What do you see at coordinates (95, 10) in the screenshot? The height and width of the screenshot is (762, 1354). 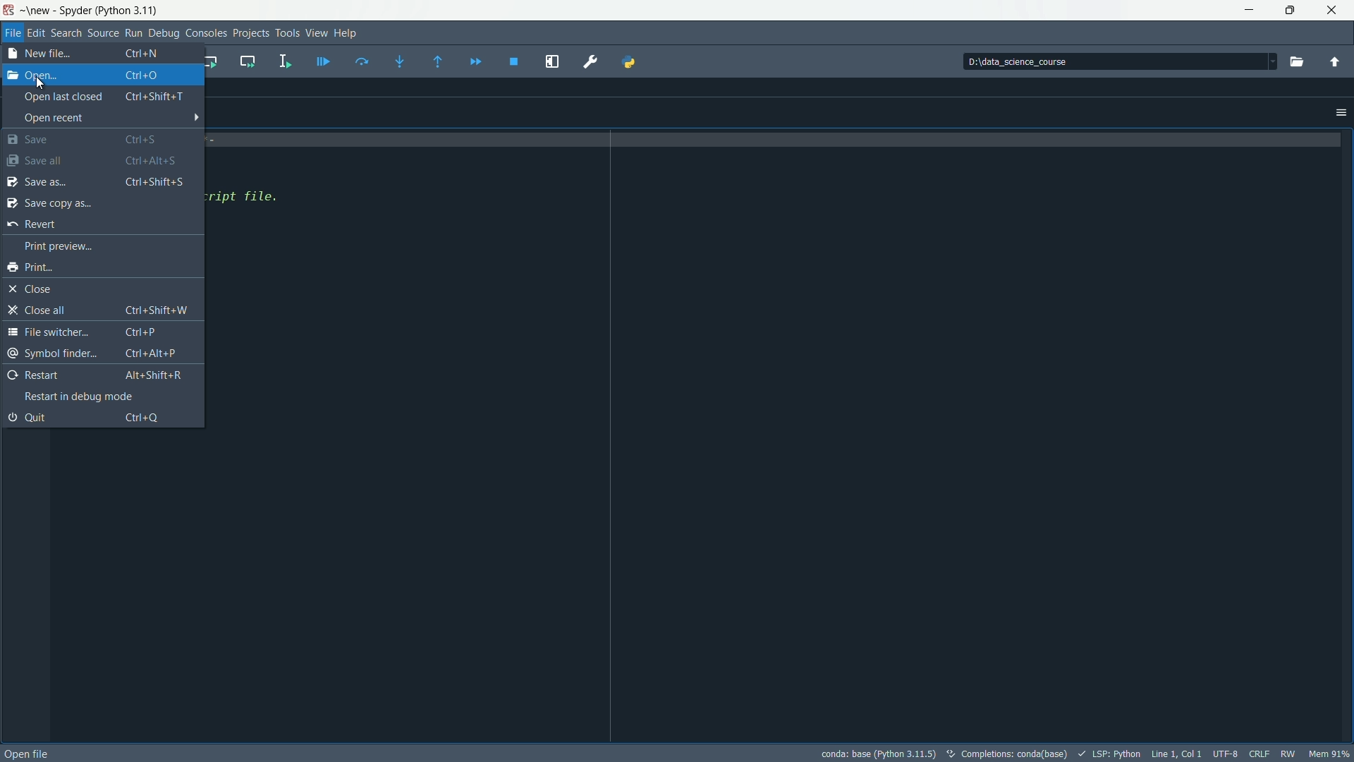 I see `app name` at bounding box center [95, 10].